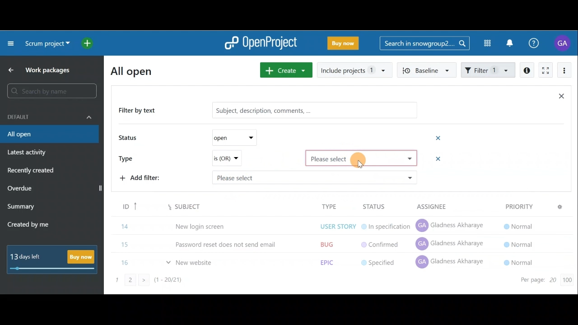 The image size is (578, 325). I want to click on Item 15, so click(328, 242).